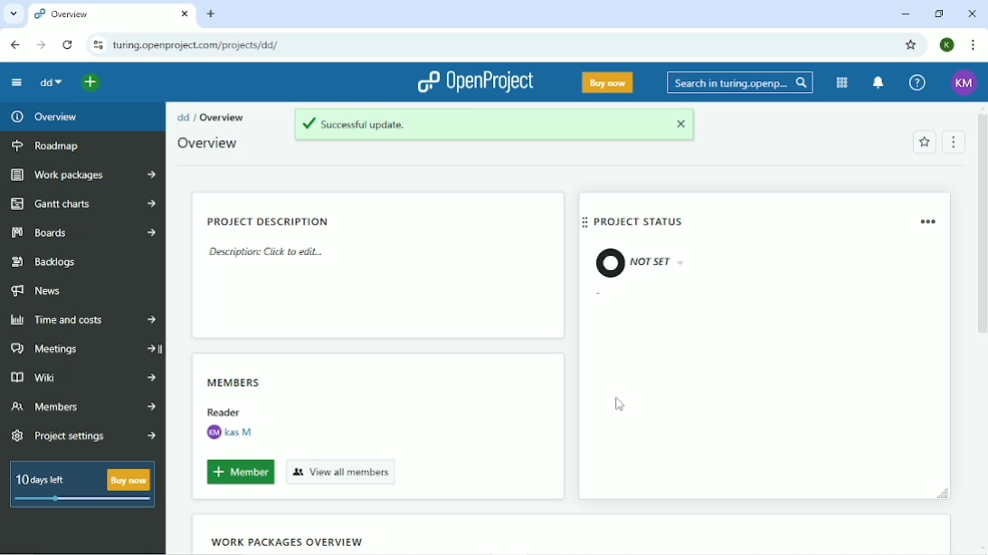 Image resolution: width=988 pixels, height=555 pixels. Describe the element at coordinates (931, 221) in the screenshot. I see `remove widget` at that location.